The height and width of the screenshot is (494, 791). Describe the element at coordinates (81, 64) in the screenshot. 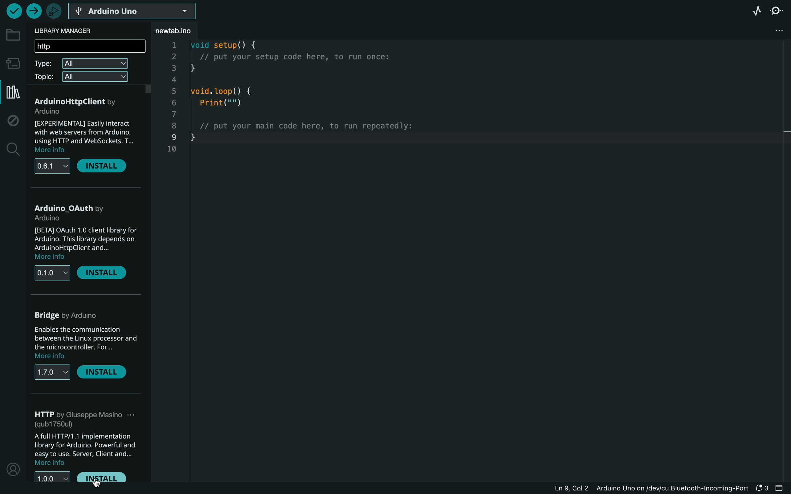

I see `type filter` at that location.